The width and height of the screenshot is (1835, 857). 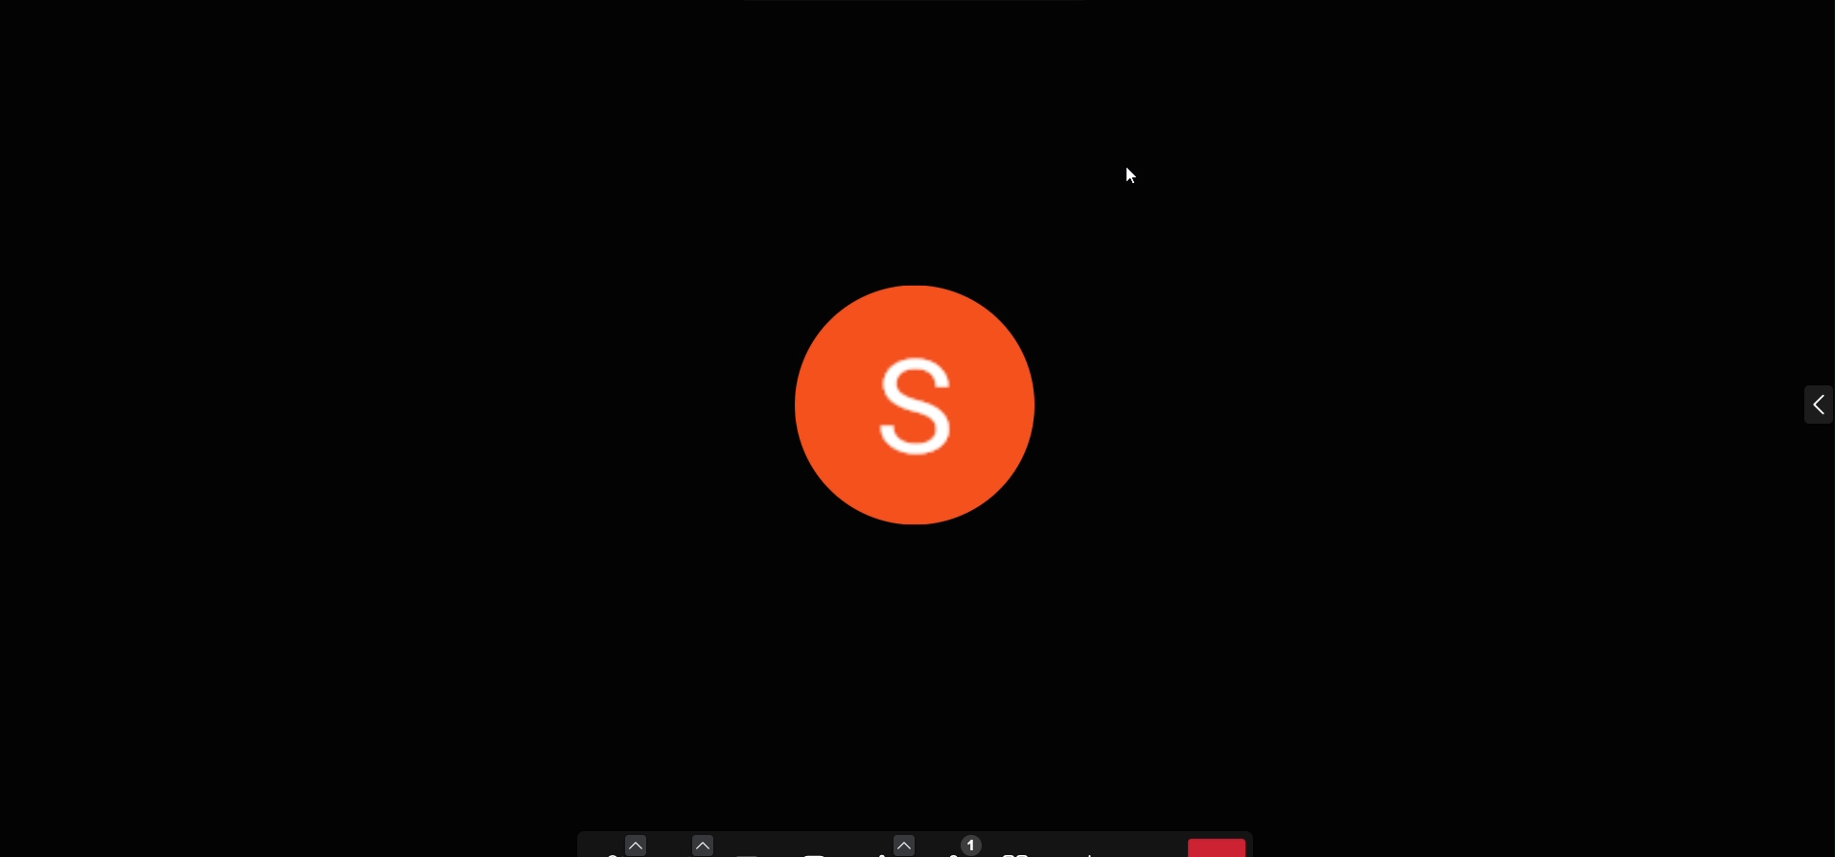 I want to click on expand, so click(x=1804, y=410).